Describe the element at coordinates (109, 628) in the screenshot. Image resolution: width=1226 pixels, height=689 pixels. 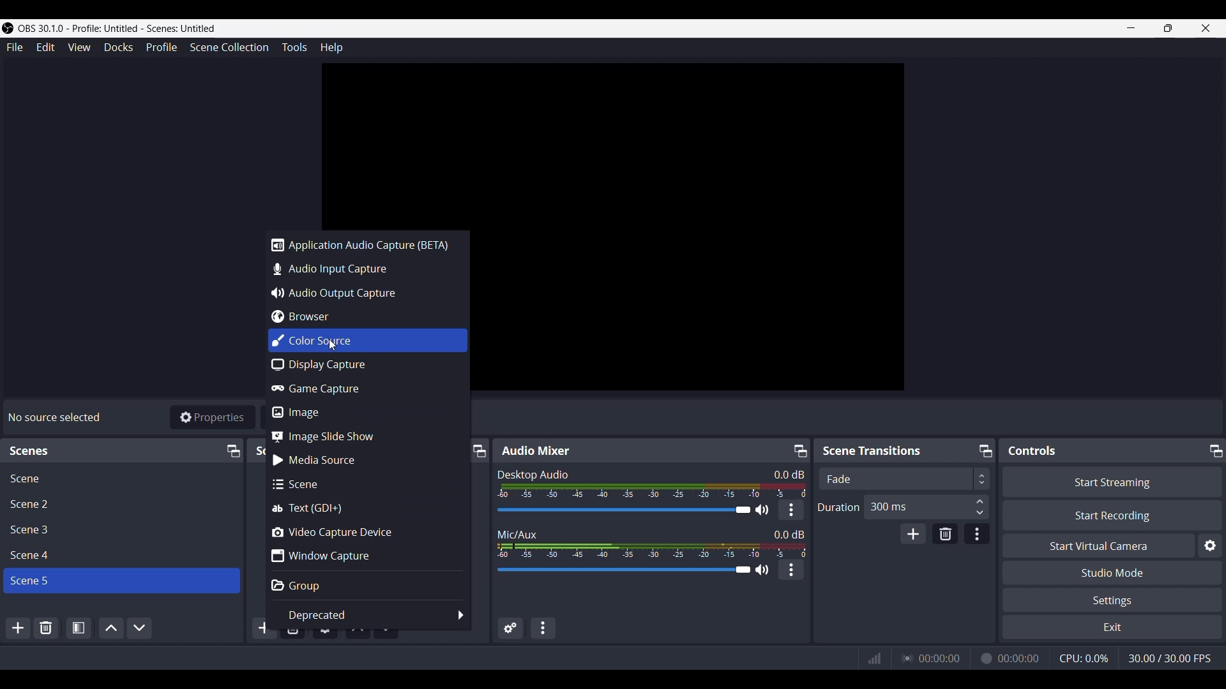
I see `Move Scene Up ` at that location.